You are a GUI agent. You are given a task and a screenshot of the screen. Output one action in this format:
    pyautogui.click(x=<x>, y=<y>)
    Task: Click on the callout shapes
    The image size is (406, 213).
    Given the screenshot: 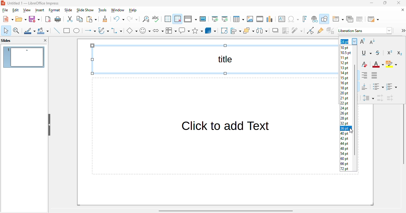 What is the action you would take?
    pyautogui.click(x=184, y=31)
    